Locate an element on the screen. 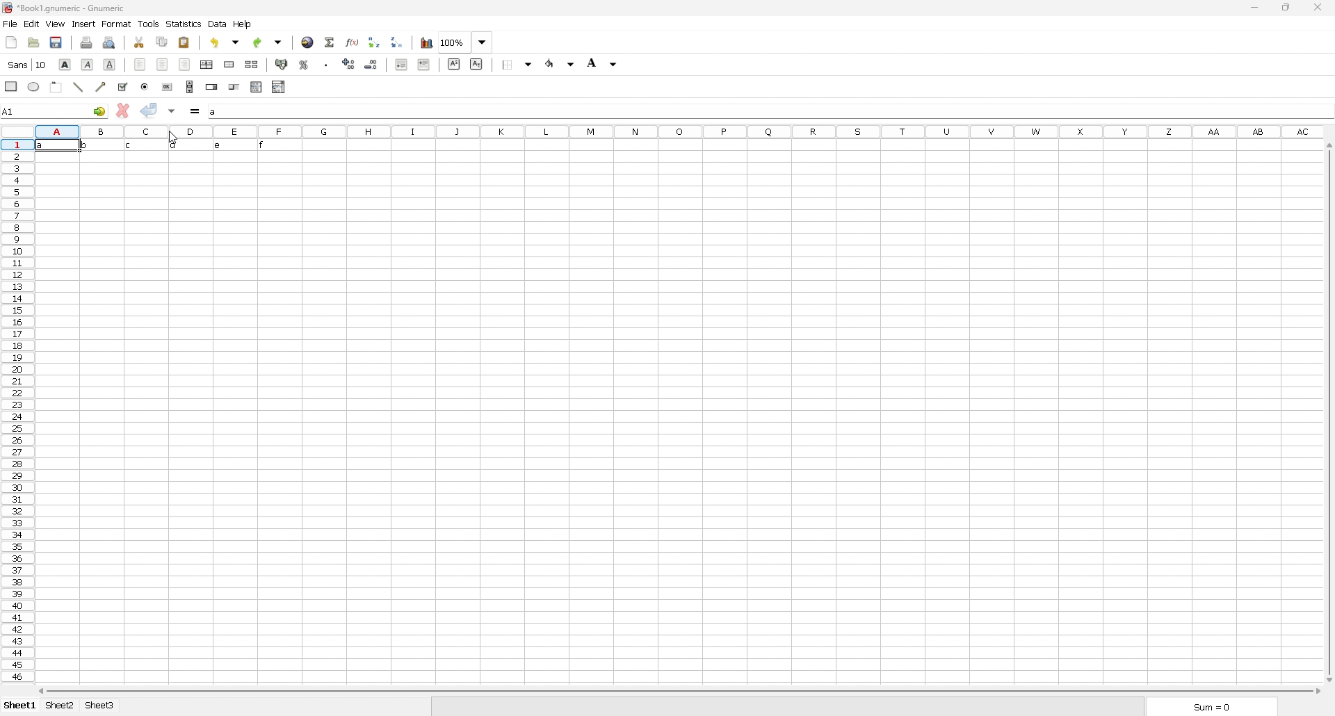 This screenshot has width=1335, height=716. superscript is located at coordinates (453, 64).